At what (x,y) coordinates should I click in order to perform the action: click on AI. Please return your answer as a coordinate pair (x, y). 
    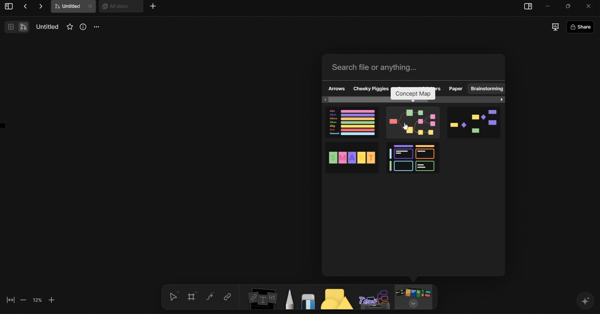
    Looking at the image, I should click on (586, 302).